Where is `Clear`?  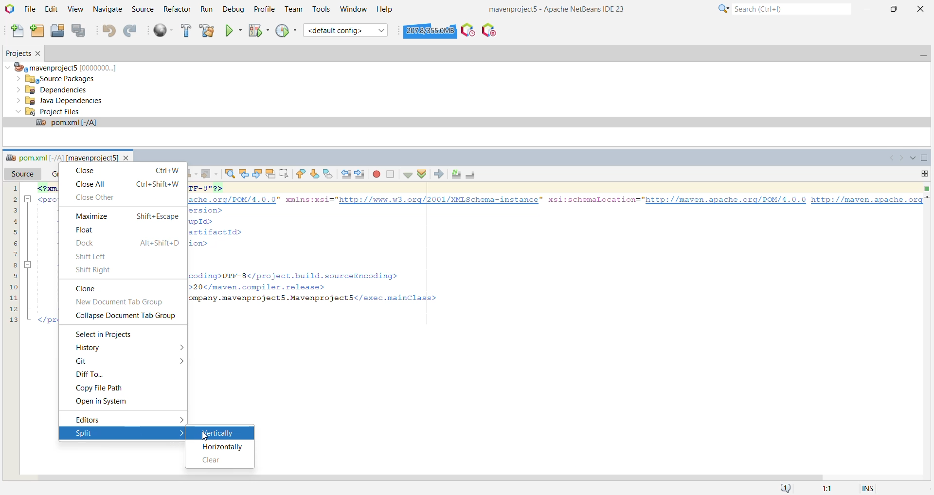
Clear is located at coordinates (213, 460).